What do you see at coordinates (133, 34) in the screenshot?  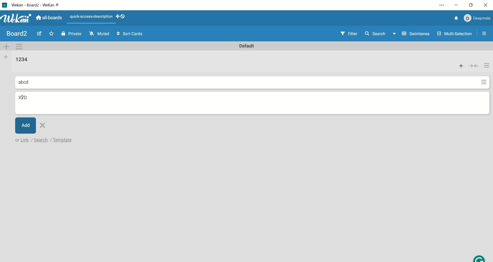 I see `sort cards` at bounding box center [133, 34].